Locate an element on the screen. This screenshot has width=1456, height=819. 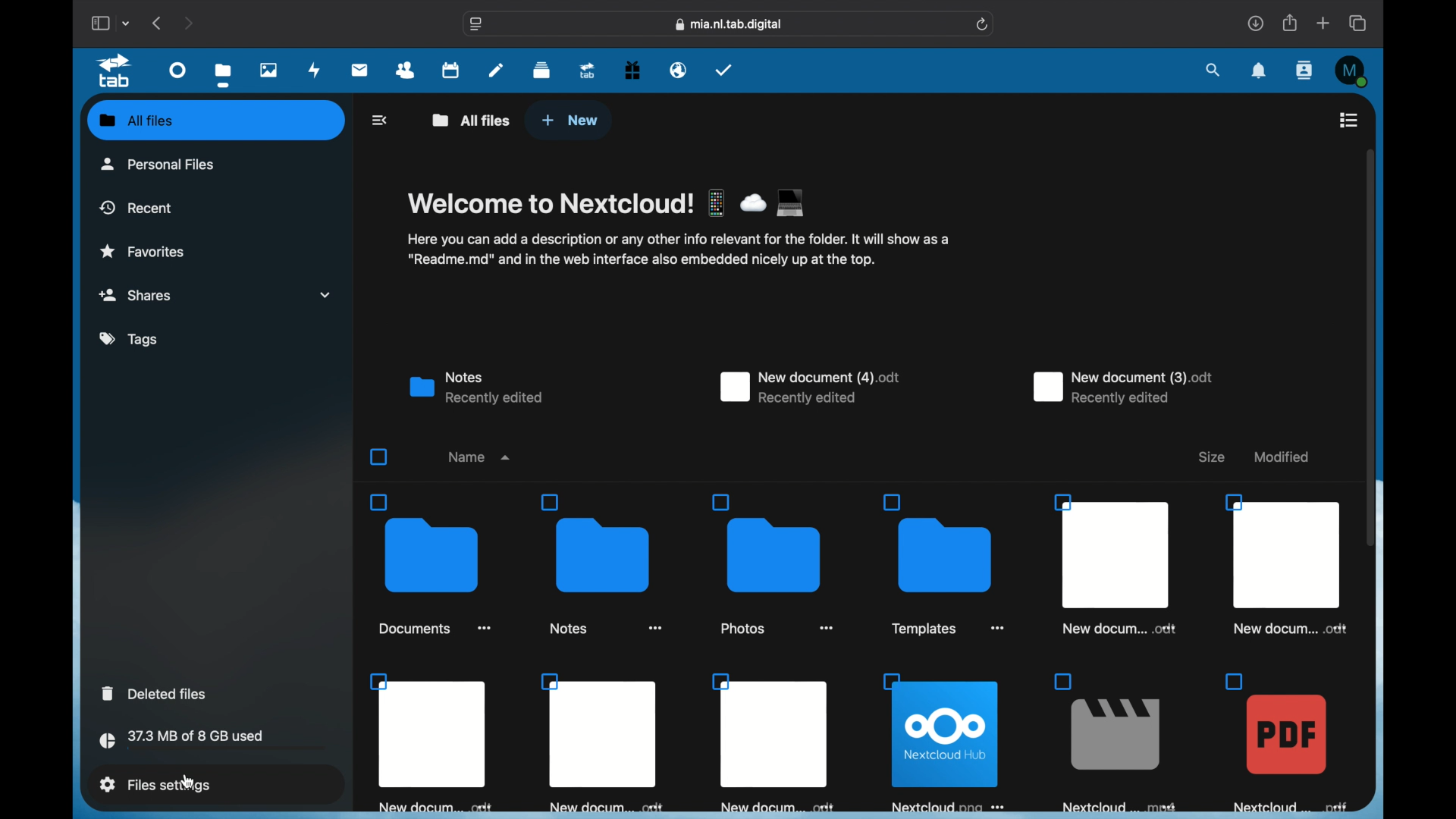
file is located at coordinates (943, 742).